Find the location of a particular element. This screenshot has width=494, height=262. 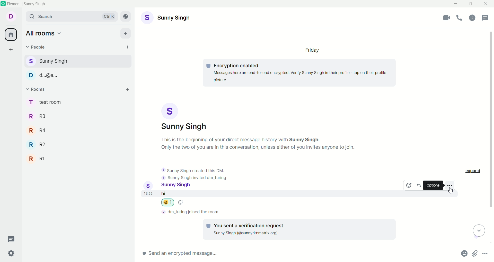

search is located at coordinates (72, 17).